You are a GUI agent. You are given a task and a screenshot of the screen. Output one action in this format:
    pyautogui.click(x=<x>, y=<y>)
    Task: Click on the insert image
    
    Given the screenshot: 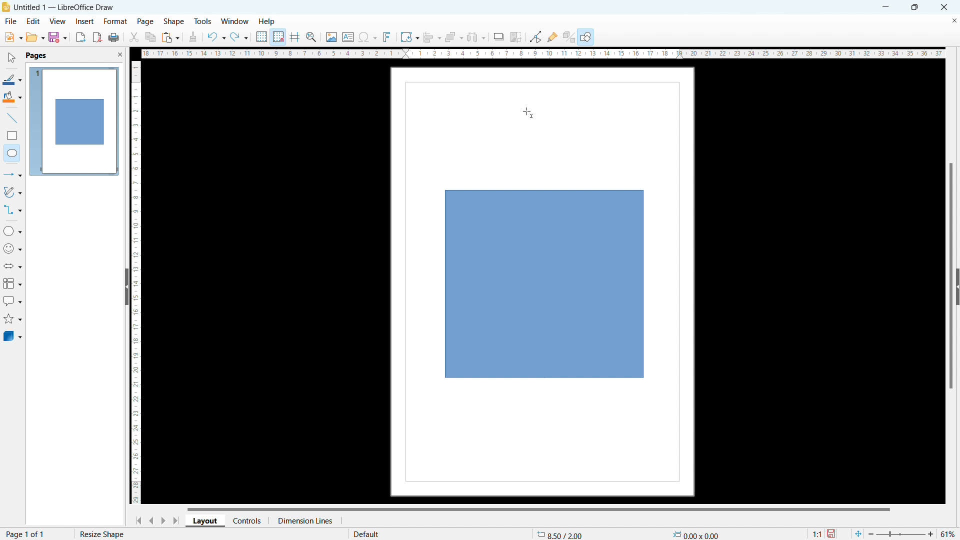 What is the action you would take?
    pyautogui.click(x=331, y=37)
    